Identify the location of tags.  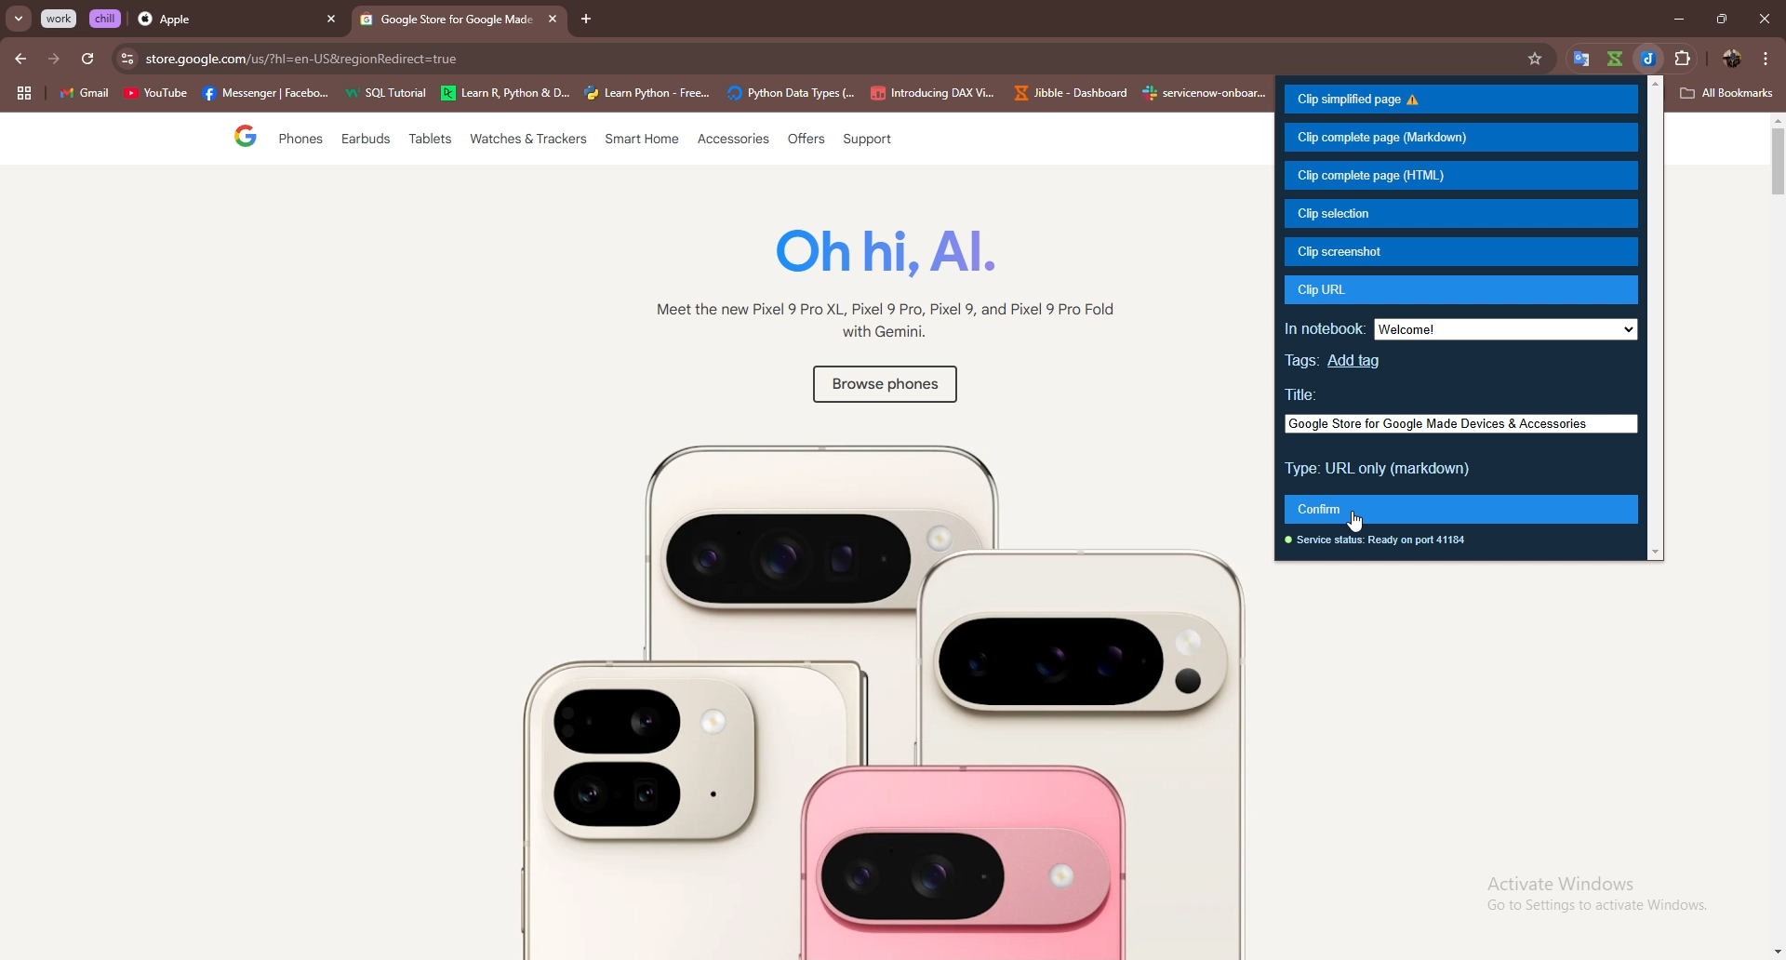
(1304, 361).